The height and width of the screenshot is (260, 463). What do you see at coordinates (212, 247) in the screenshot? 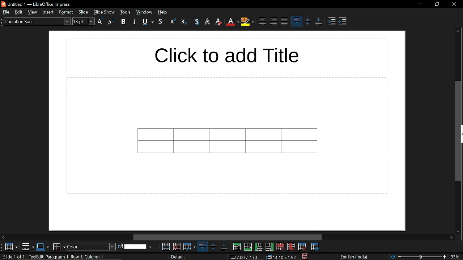
I see `center vertically` at bounding box center [212, 247].